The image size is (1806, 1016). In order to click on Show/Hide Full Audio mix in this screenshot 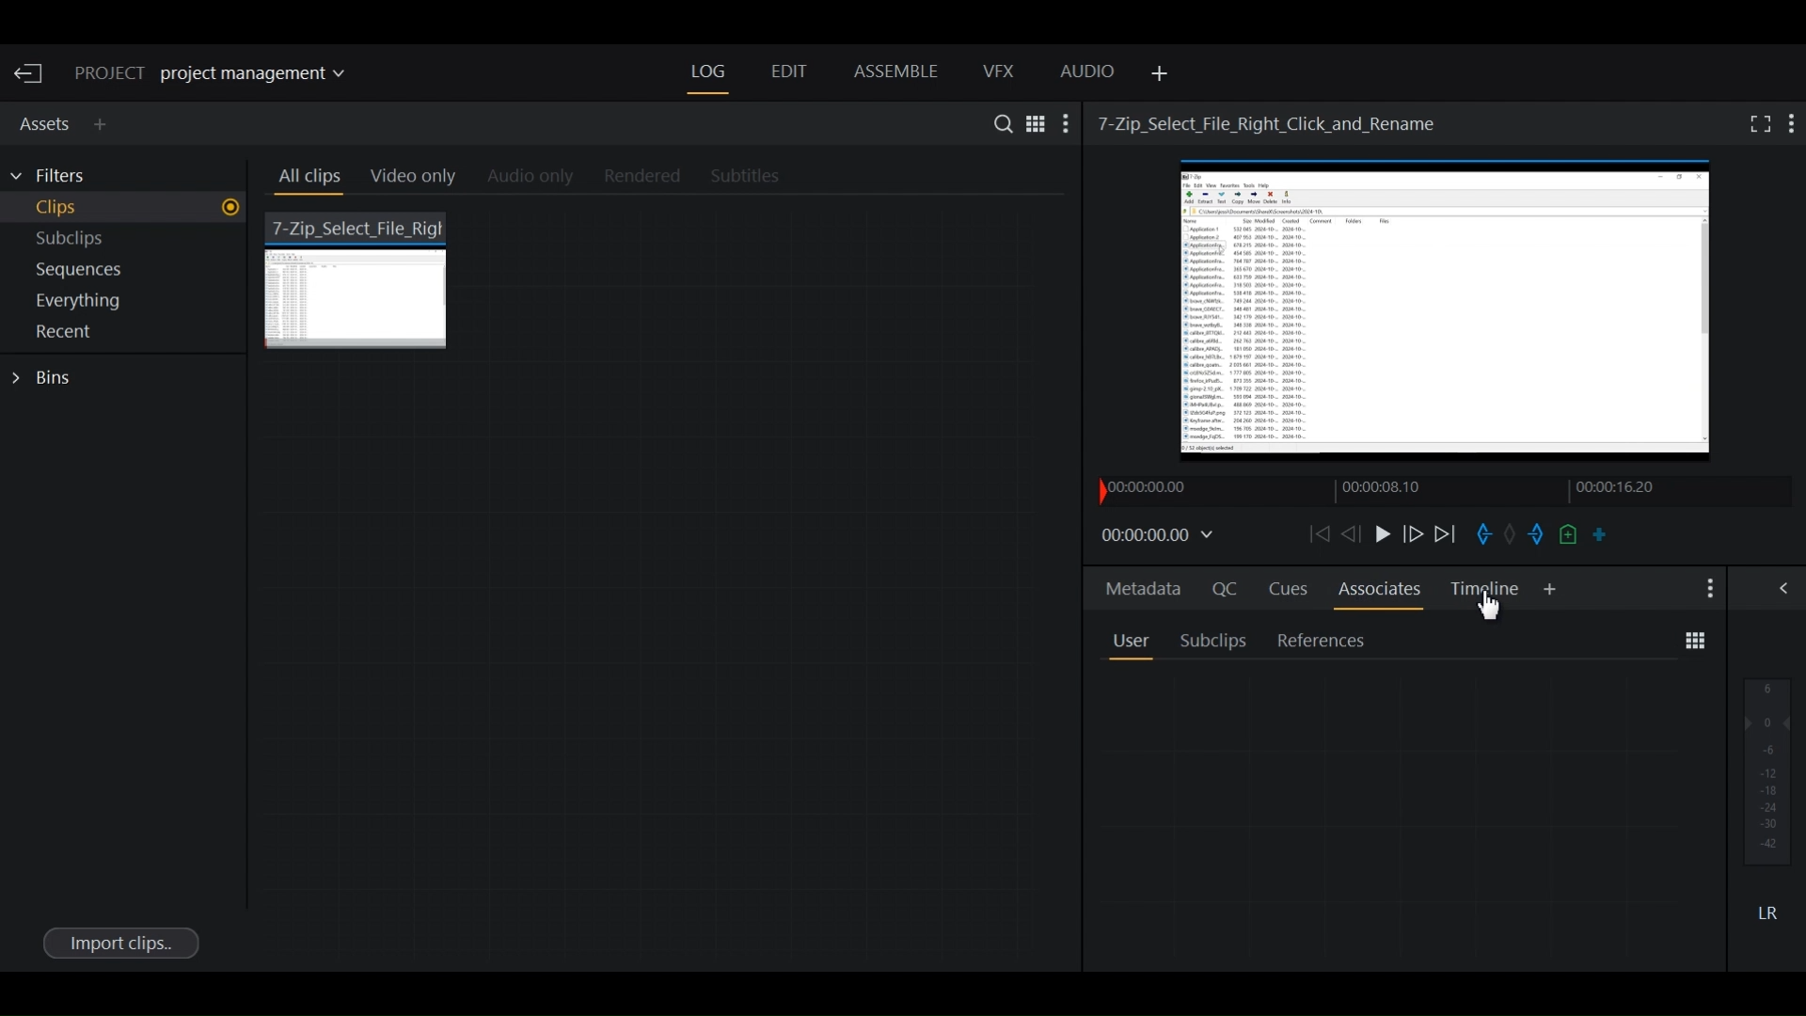, I will do `click(1787, 587)`.